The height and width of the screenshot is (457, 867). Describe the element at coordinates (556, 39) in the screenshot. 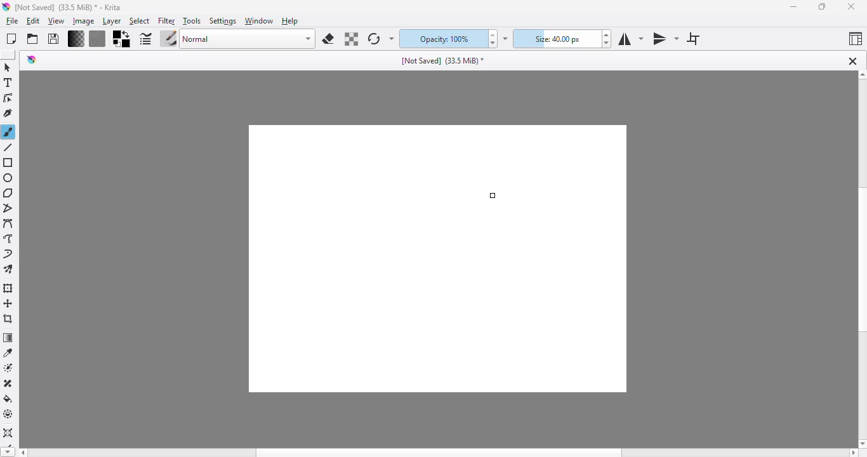

I see `size` at that location.